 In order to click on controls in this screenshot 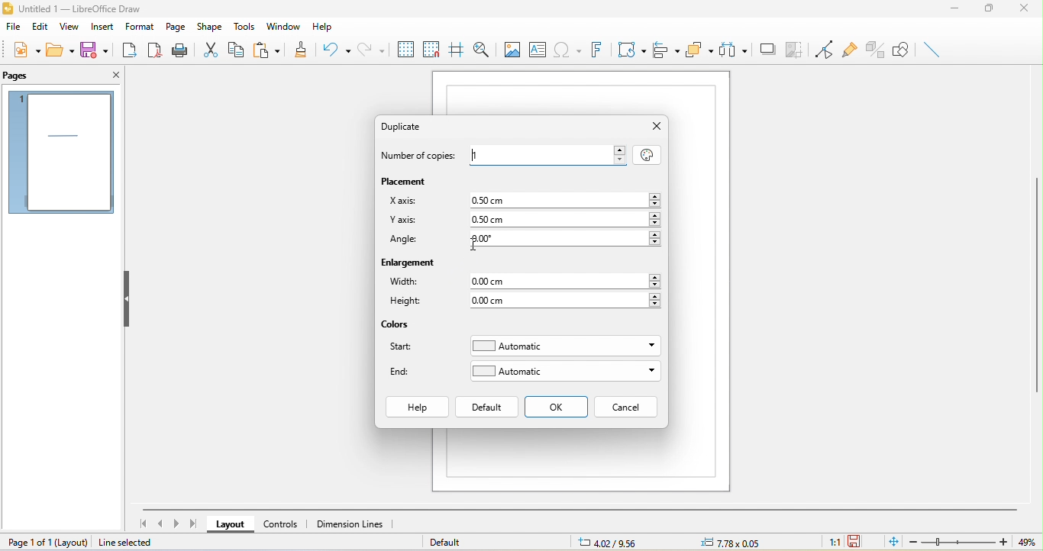, I will do `click(283, 524)`.